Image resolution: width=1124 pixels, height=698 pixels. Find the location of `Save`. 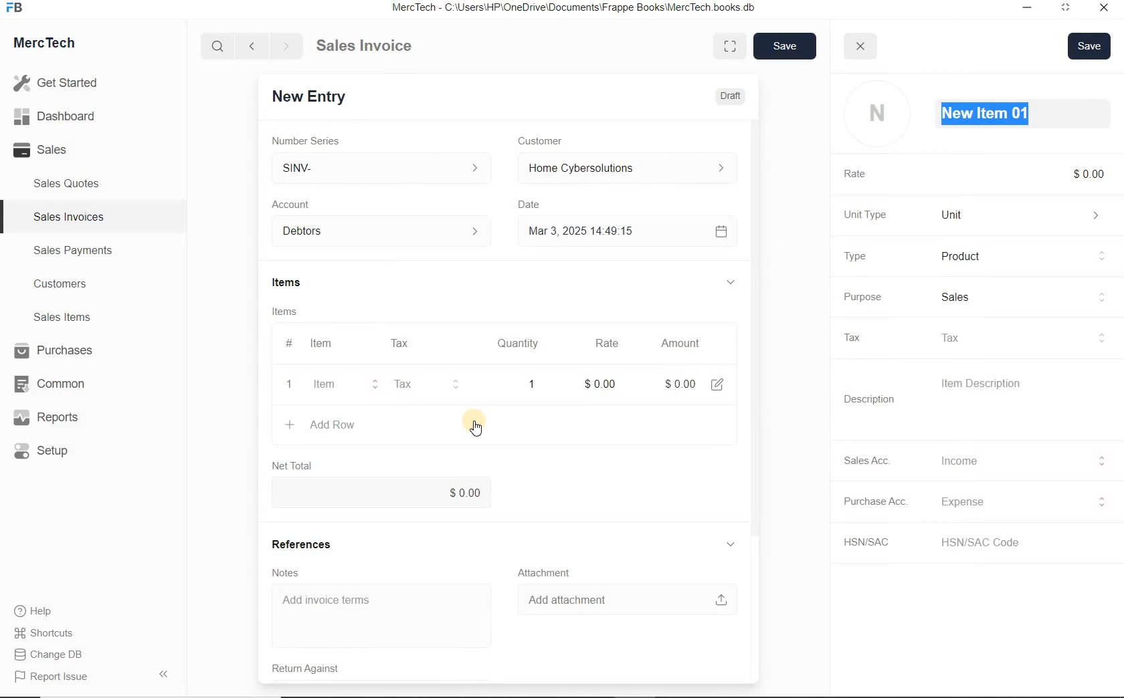

Save is located at coordinates (1090, 45).